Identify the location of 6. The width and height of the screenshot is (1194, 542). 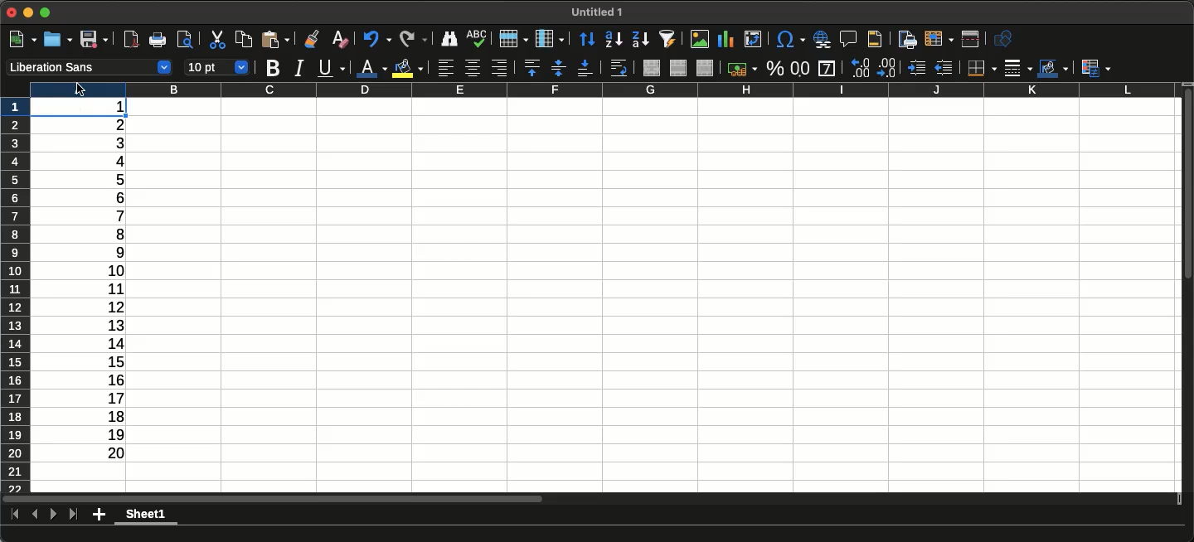
(111, 196).